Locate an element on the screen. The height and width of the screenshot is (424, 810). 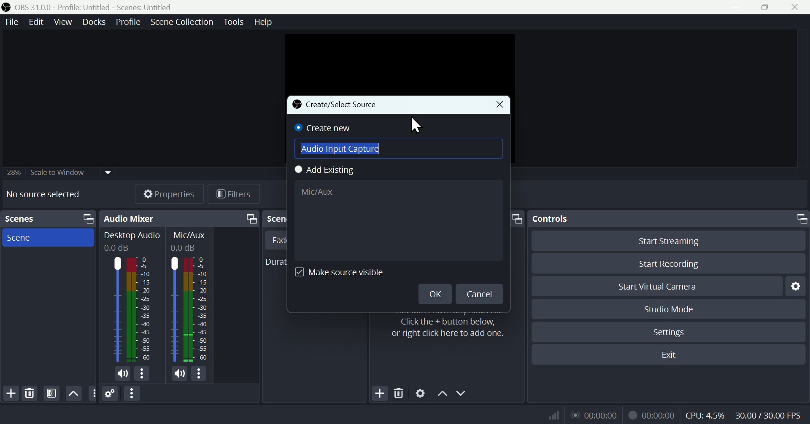
Desktop Audio is located at coordinates (132, 236).